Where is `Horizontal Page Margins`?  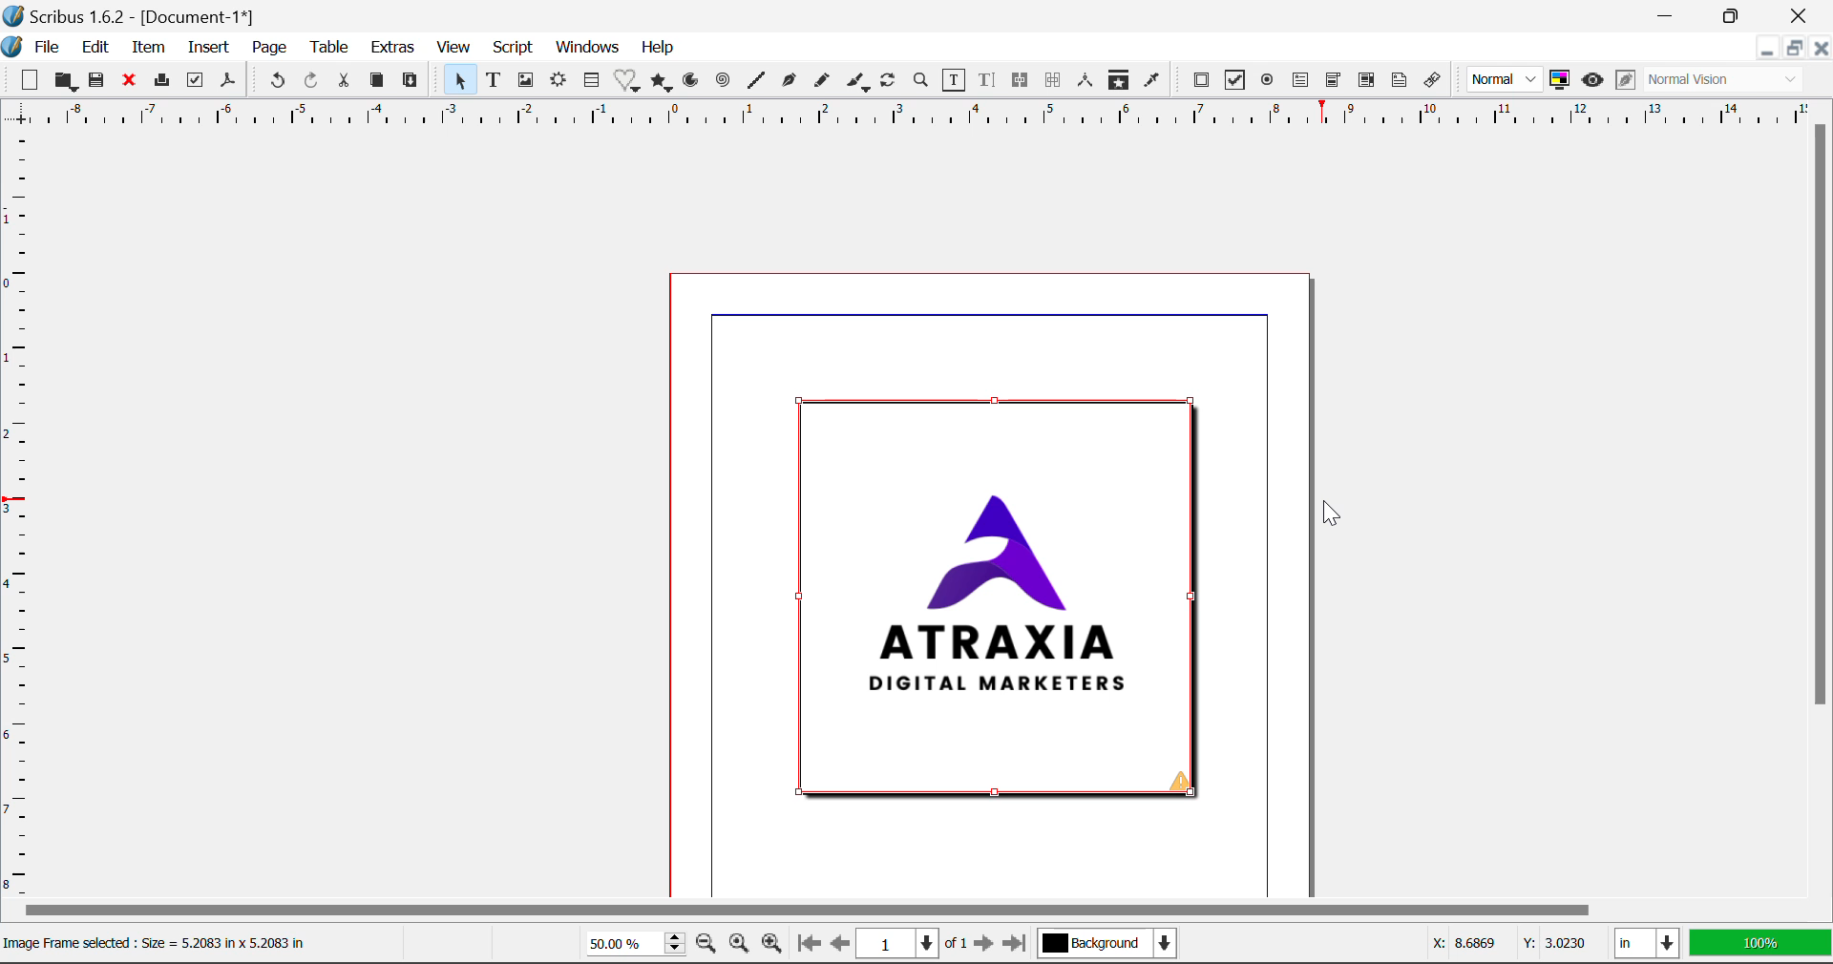 Horizontal Page Margins is located at coordinates (23, 520).